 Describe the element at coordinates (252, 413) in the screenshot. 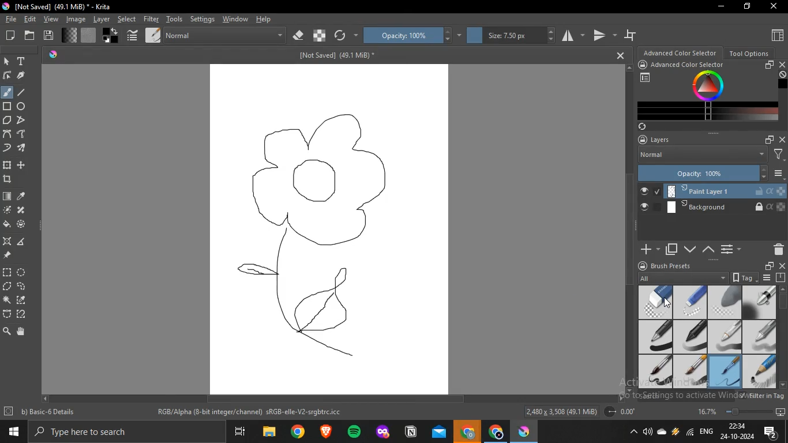

I see `RGB/Alpha (8-bit integer/channel) sRGB-elle-V2-srgbtrc.icc` at that location.